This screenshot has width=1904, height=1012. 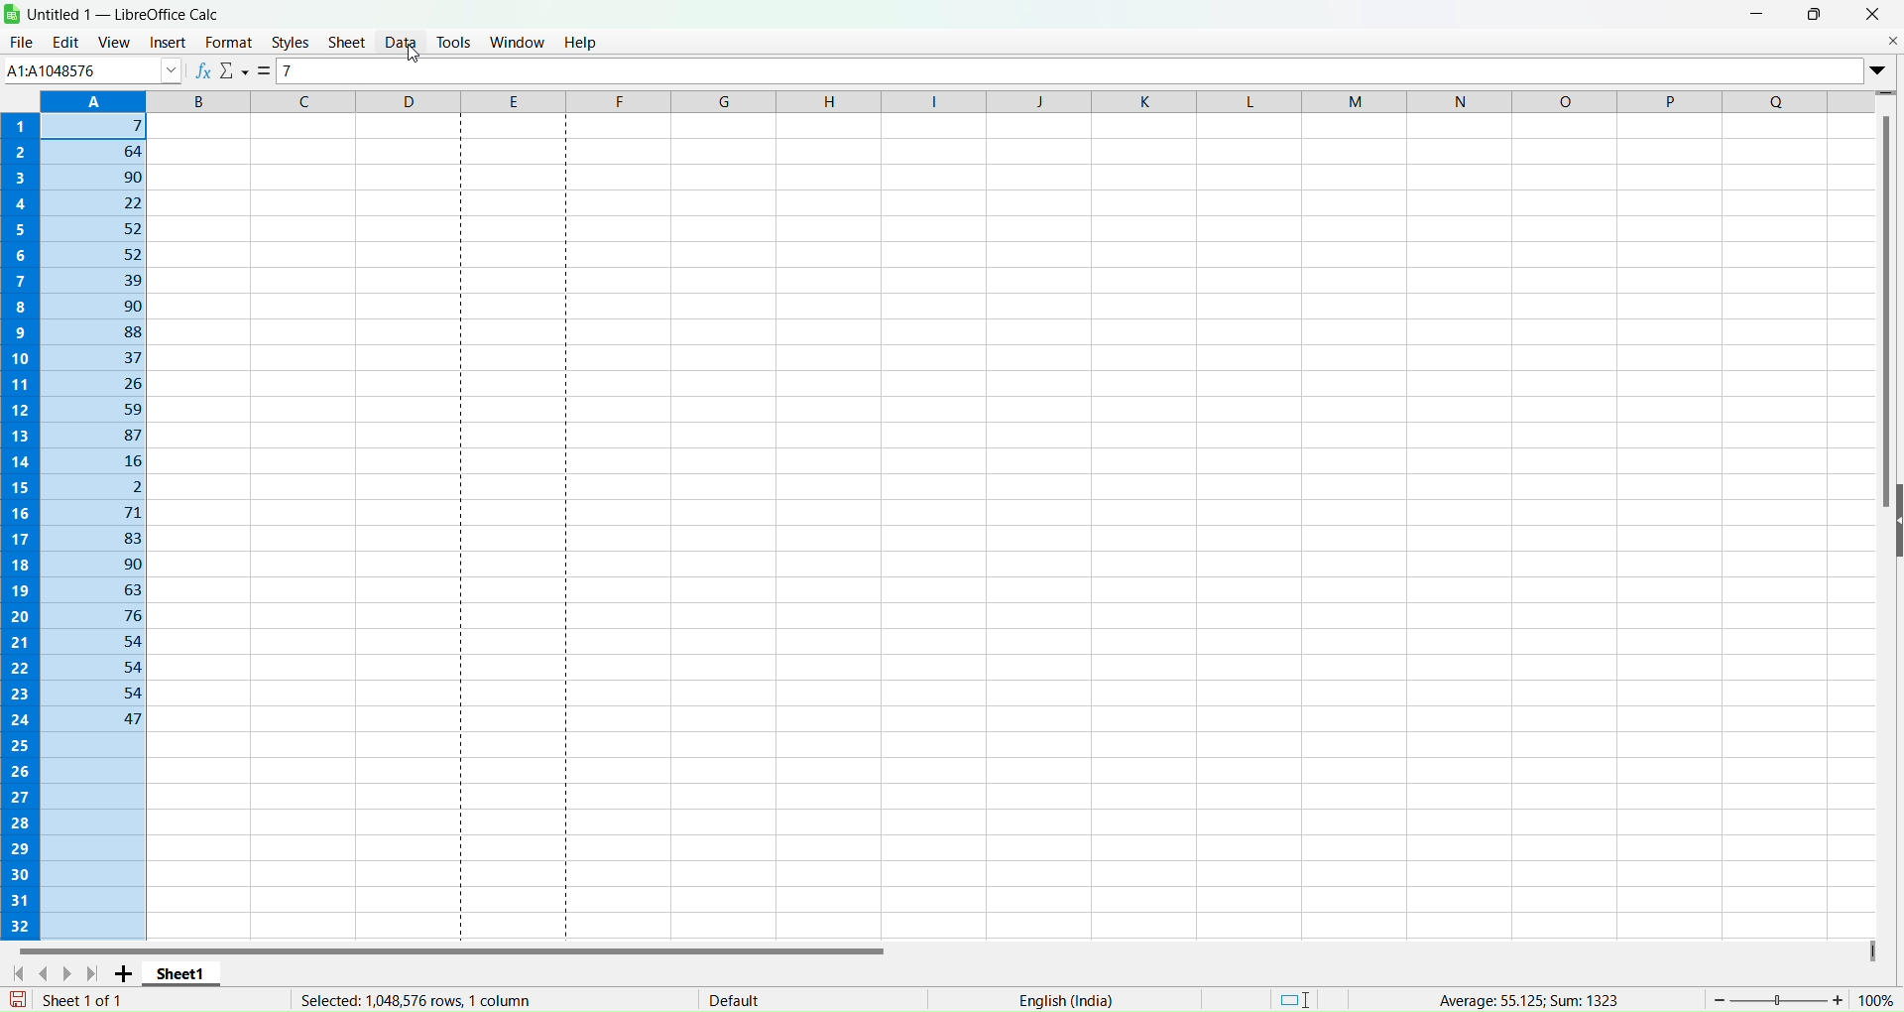 I want to click on Formula Bar, so click(x=1073, y=70).